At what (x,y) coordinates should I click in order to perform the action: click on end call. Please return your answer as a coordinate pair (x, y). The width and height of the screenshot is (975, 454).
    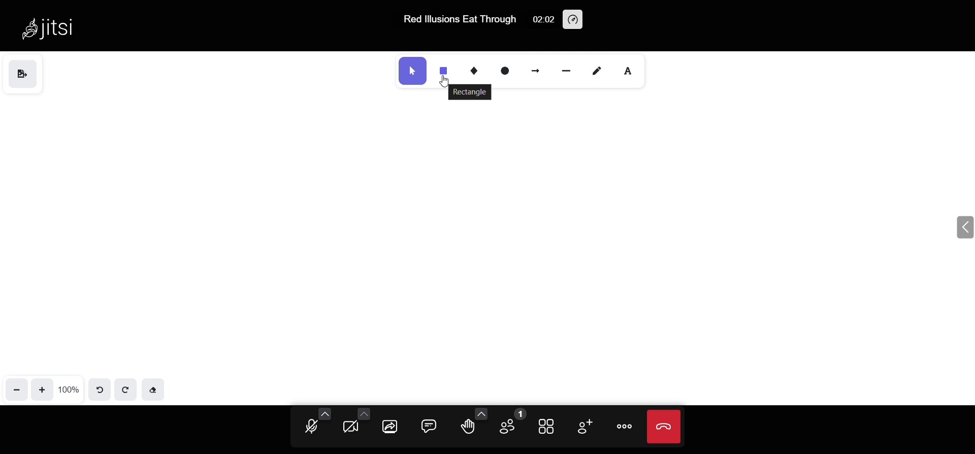
    Looking at the image, I should click on (665, 427).